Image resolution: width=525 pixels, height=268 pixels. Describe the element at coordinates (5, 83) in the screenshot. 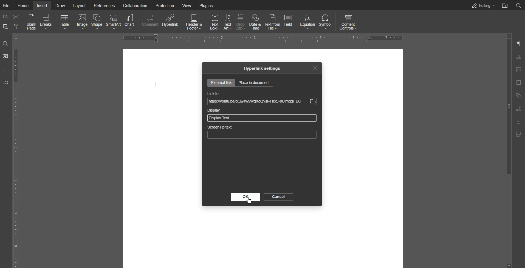

I see `Feedback and Support` at that location.